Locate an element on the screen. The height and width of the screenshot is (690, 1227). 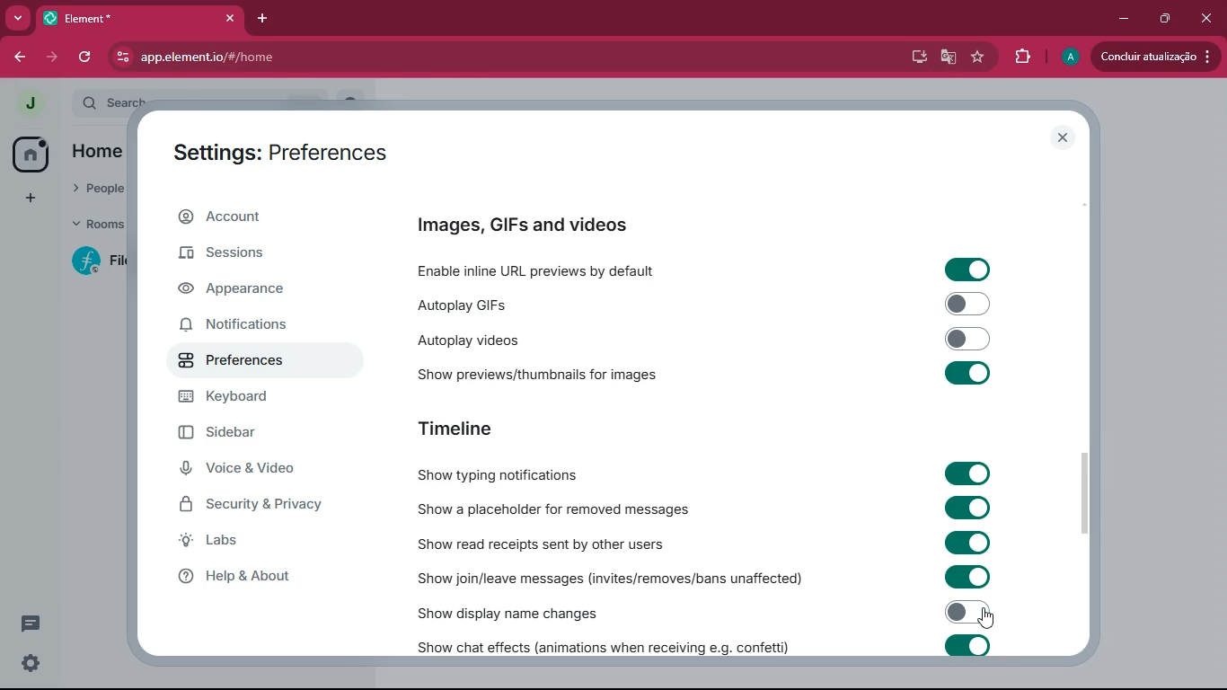
sidebar is located at coordinates (234, 432).